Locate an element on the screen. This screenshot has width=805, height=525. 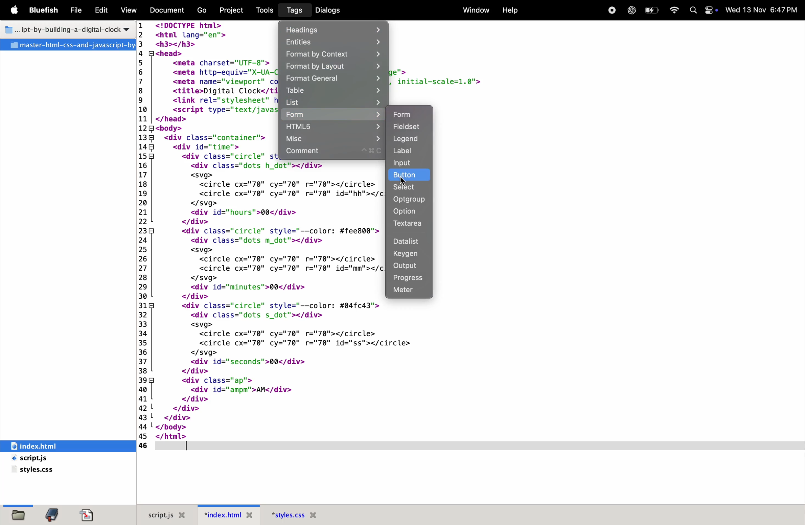
file browser is located at coordinates (18, 512).